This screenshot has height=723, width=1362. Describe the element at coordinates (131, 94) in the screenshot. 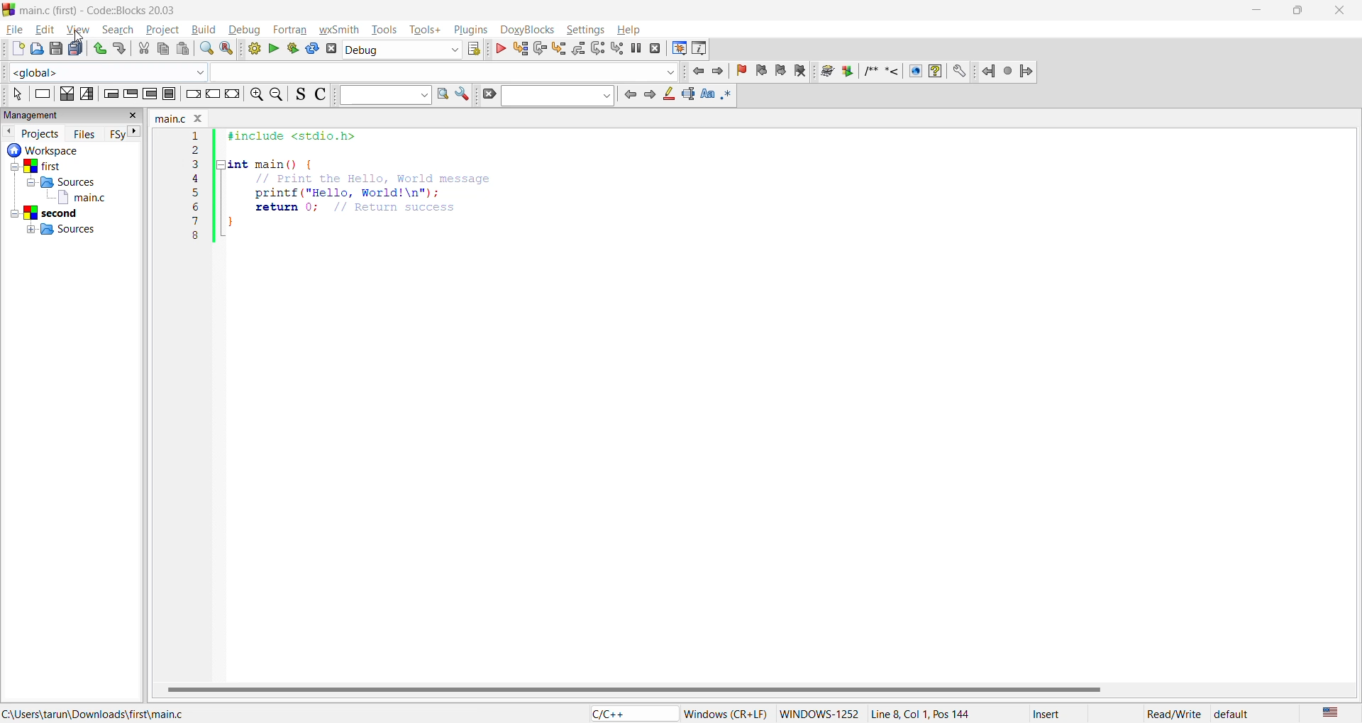

I see `exit condition loop` at that location.